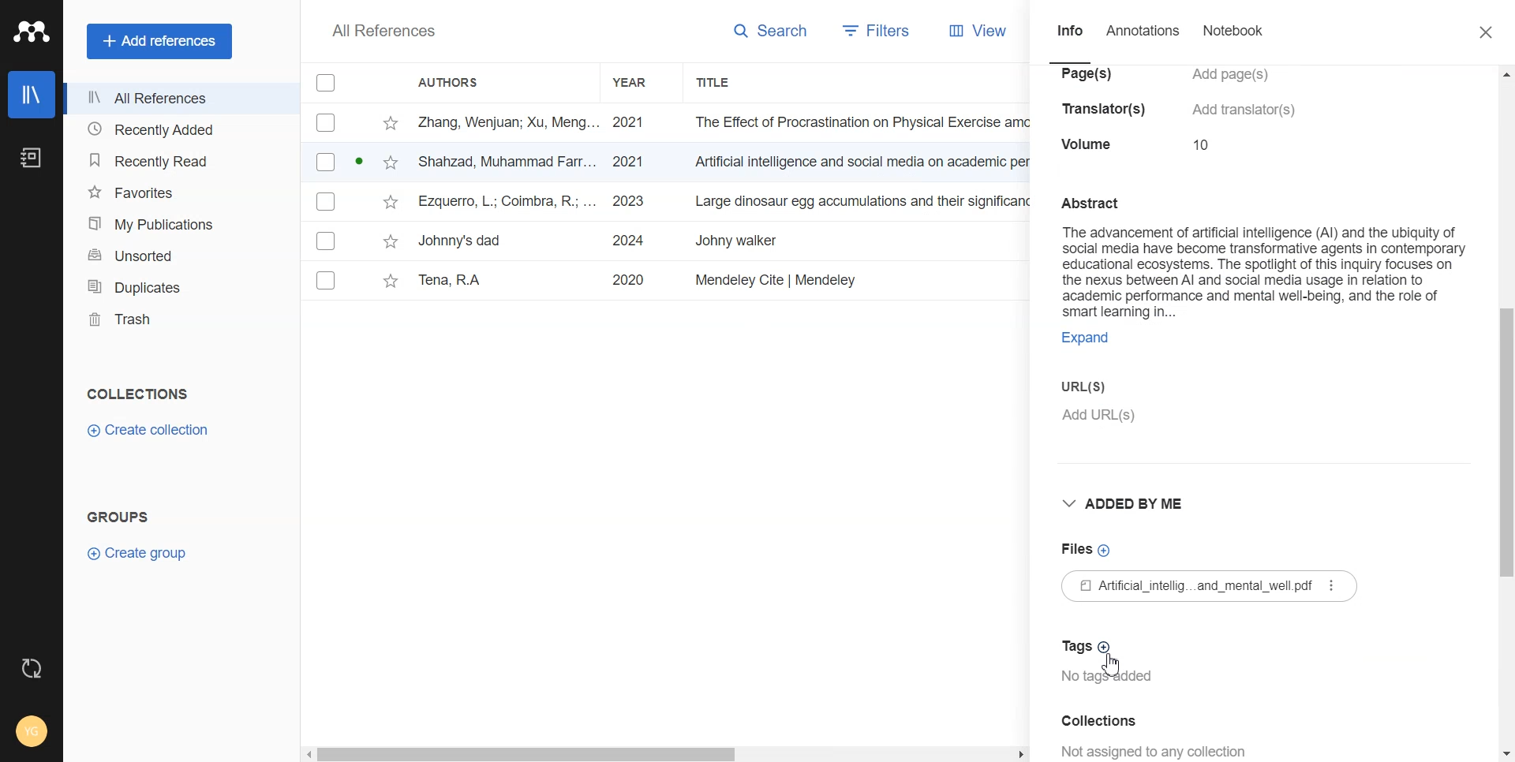 The width and height of the screenshot is (1515, 762). I want to click on Create Group, so click(144, 553).